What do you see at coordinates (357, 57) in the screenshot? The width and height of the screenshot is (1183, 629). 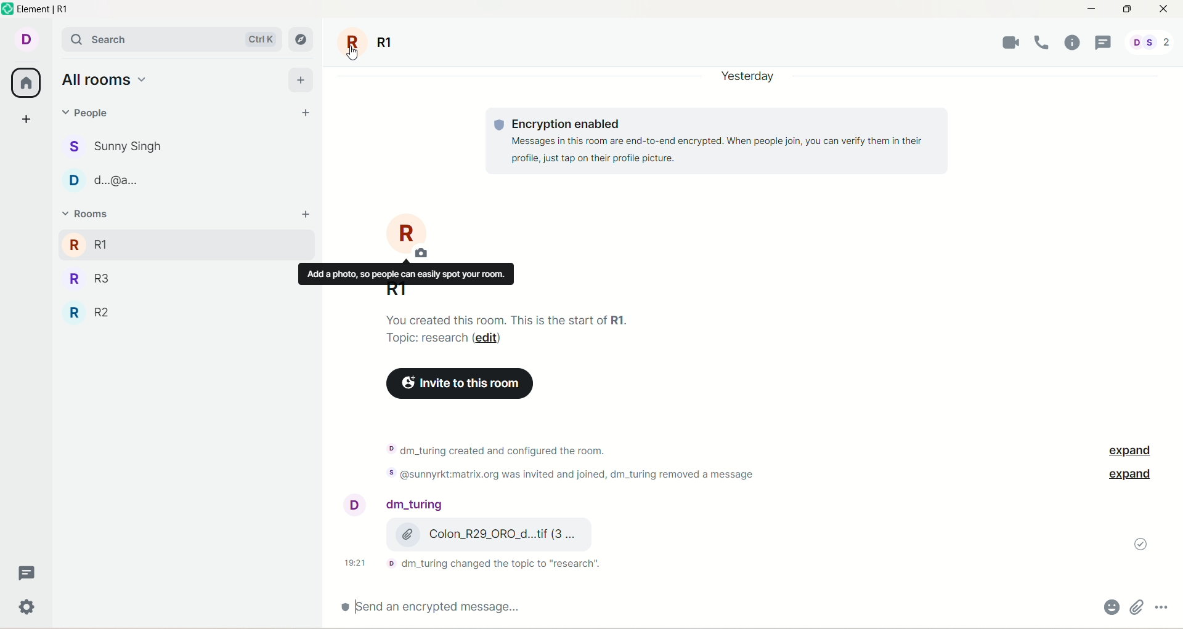 I see `cursor` at bounding box center [357, 57].